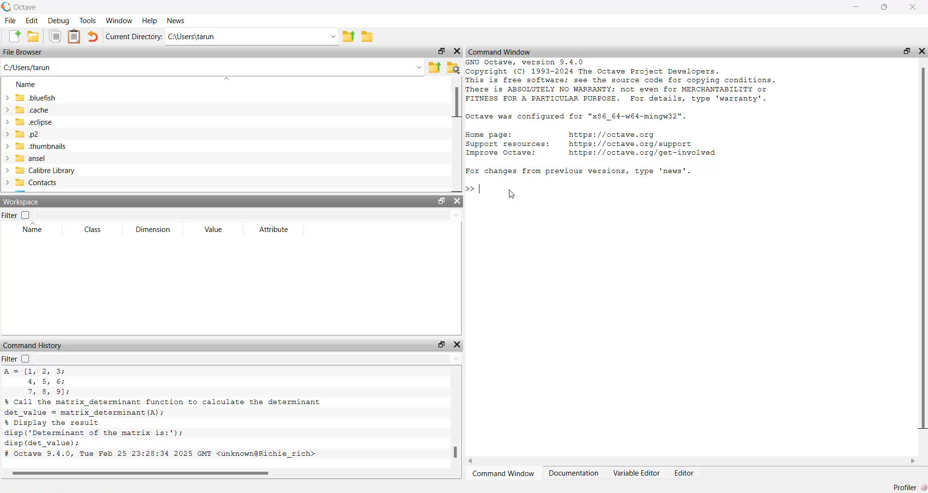 This screenshot has width=928, height=493. Describe the element at coordinates (24, 52) in the screenshot. I see `file browser` at that location.